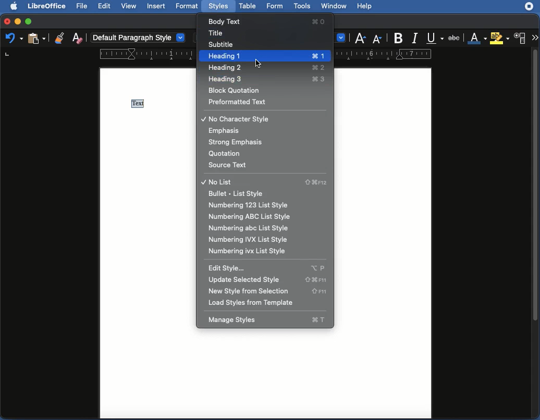  Describe the element at coordinates (248, 228) in the screenshot. I see `numbering abc list style` at that location.